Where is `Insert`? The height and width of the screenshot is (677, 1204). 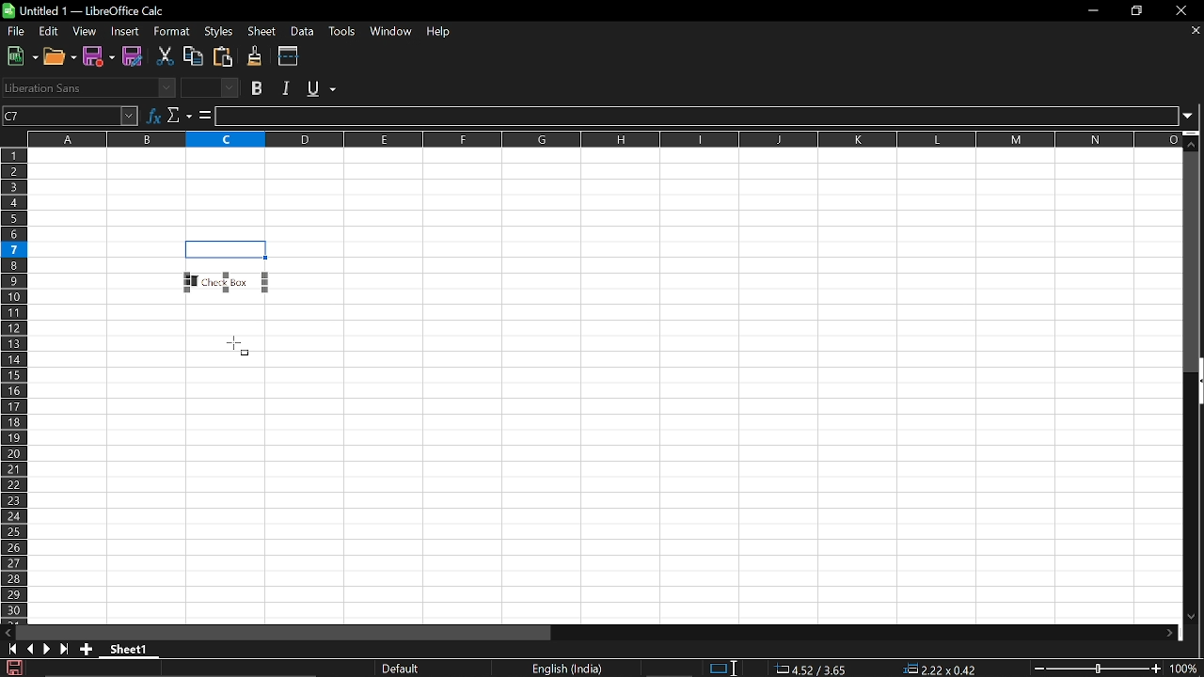
Insert is located at coordinates (122, 32).